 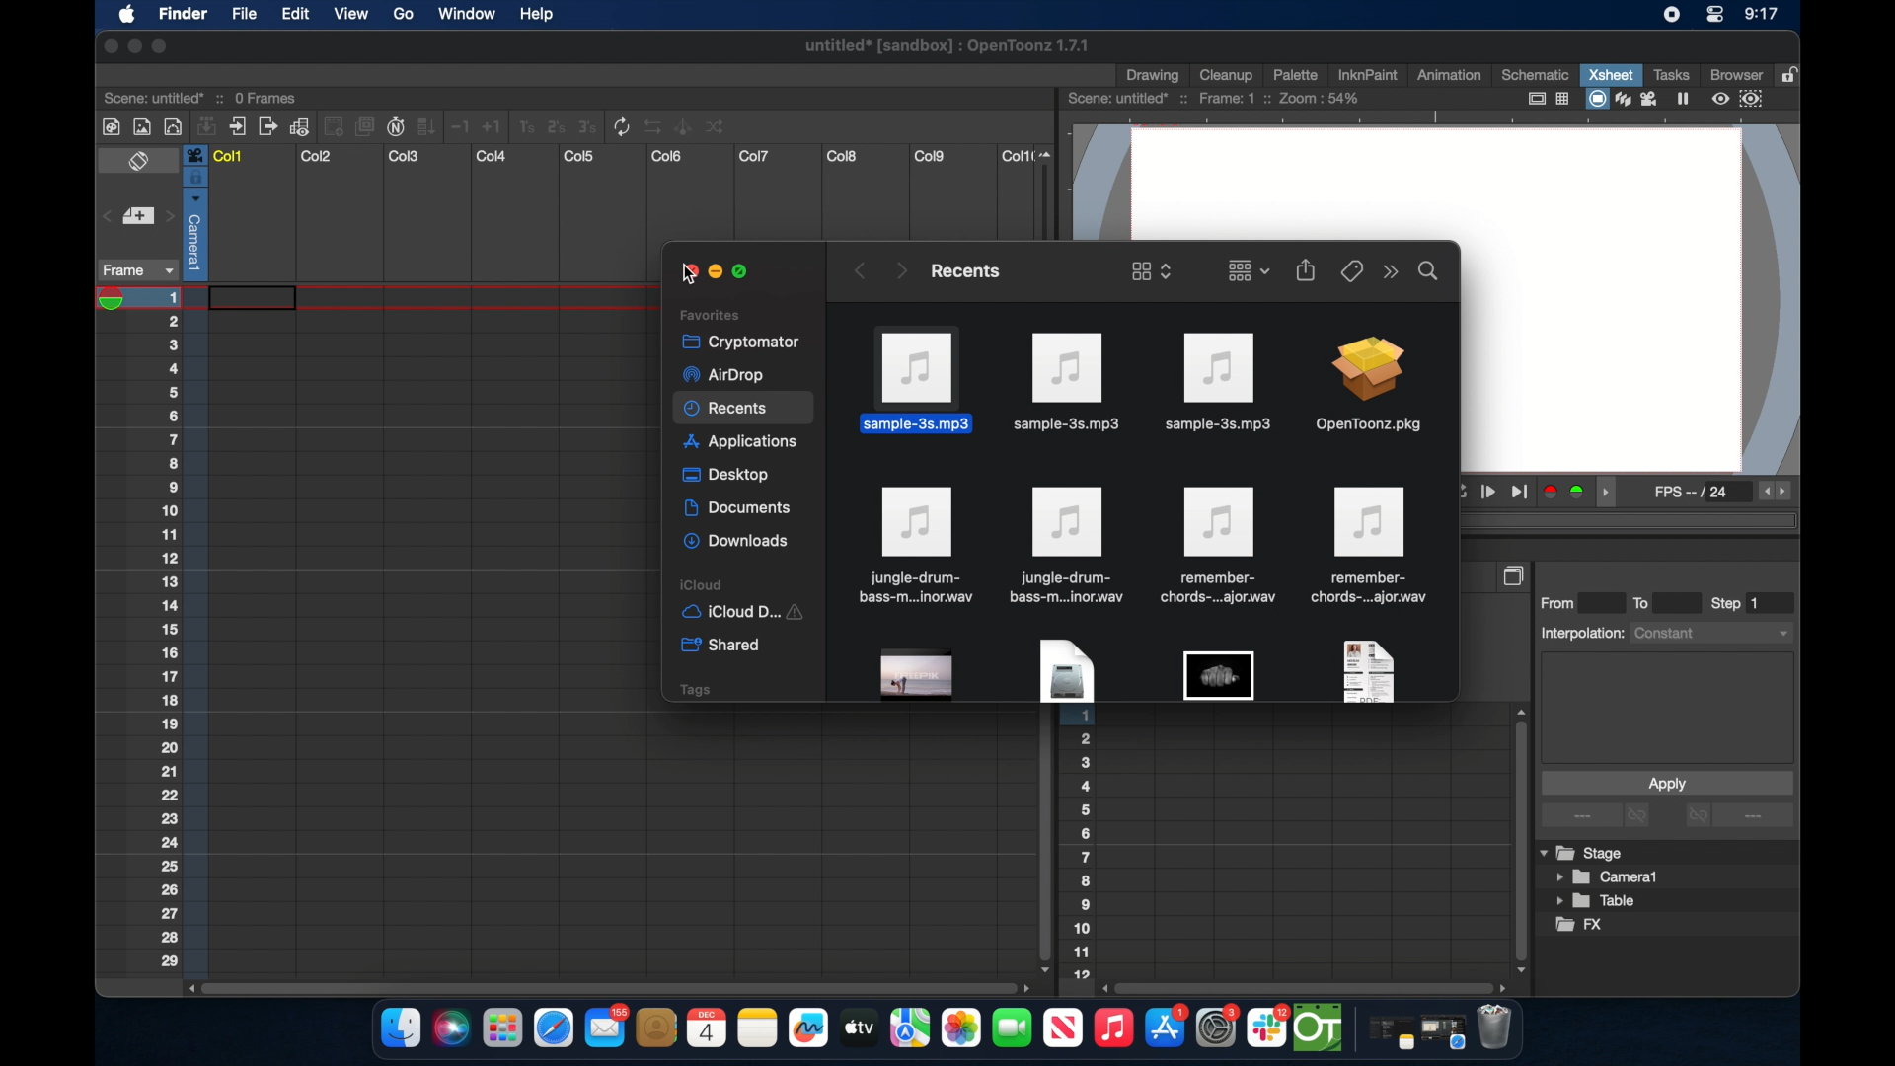 What do you see at coordinates (501, 1030) in the screenshot?
I see `launchpad` at bounding box center [501, 1030].